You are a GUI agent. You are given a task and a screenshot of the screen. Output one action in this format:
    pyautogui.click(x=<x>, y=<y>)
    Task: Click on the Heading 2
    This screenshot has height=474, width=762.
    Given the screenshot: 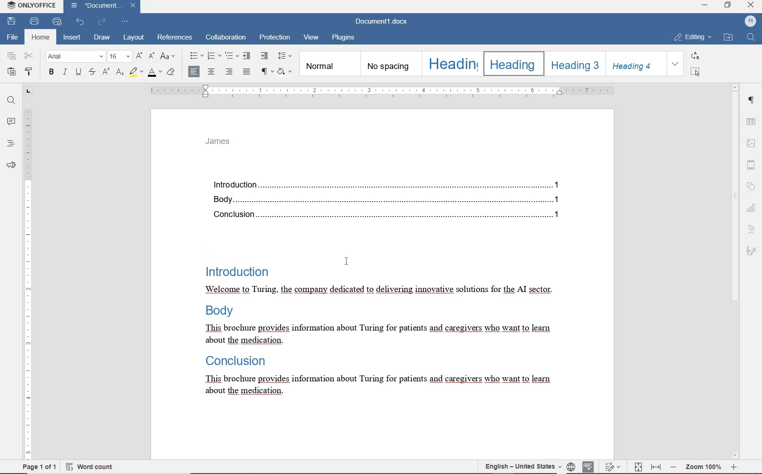 What is the action you would take?
    pyautogui.click(x=512, y=64)
    